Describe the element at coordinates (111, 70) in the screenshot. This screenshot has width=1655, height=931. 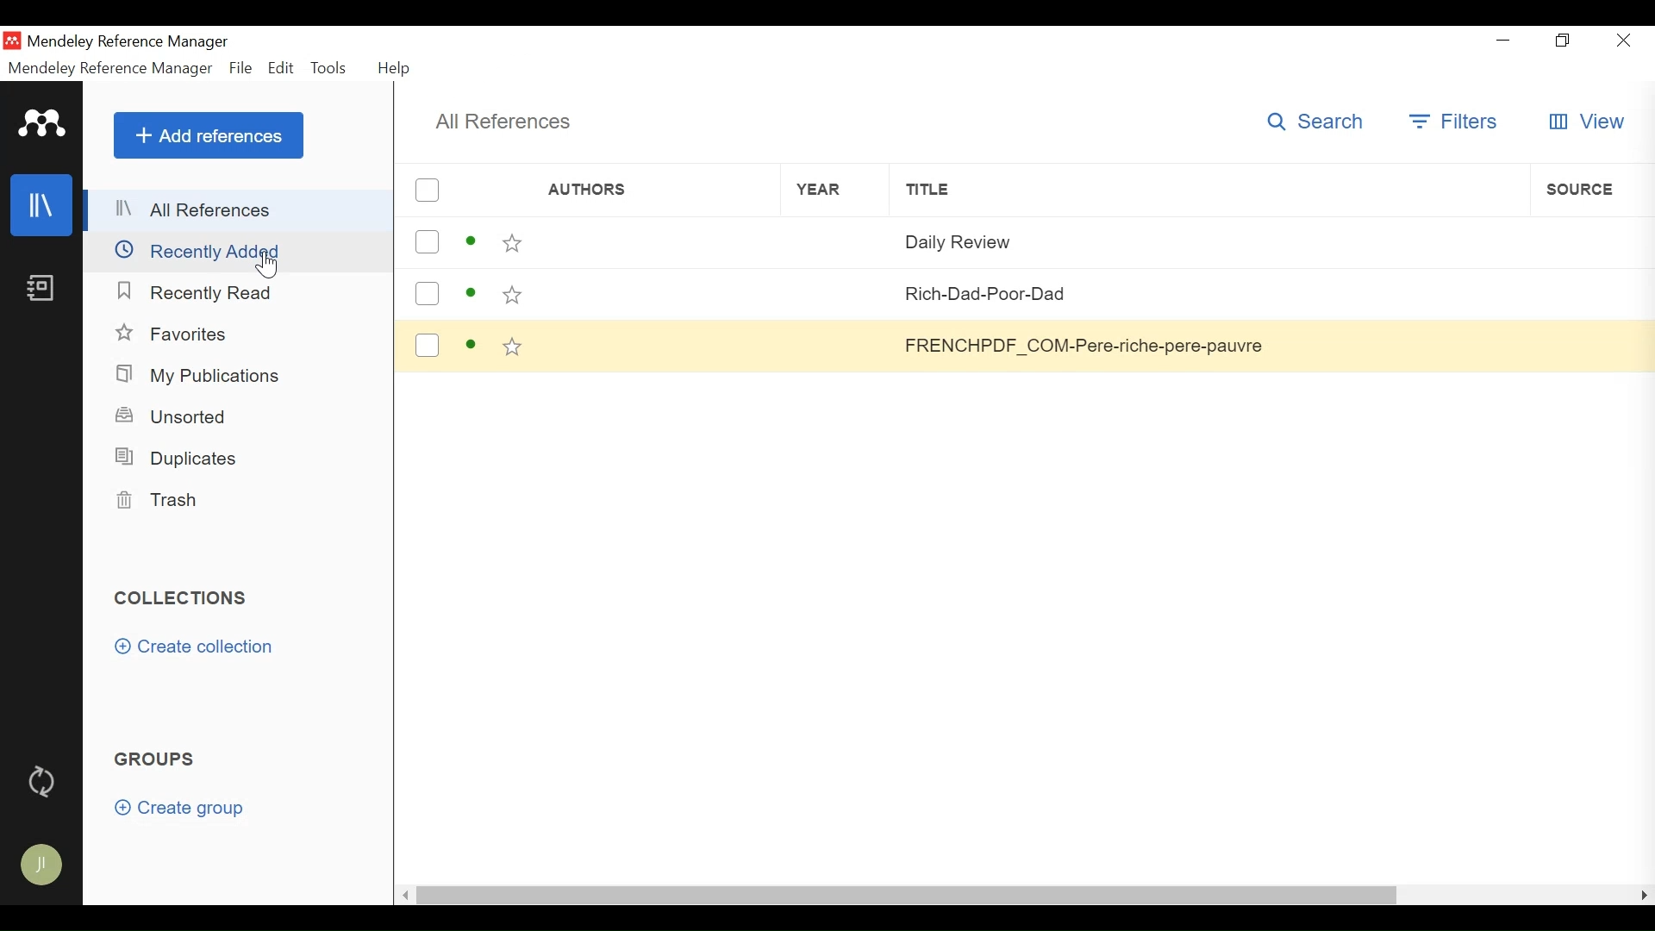
I see `Mendeley Reference Manager` at that location.